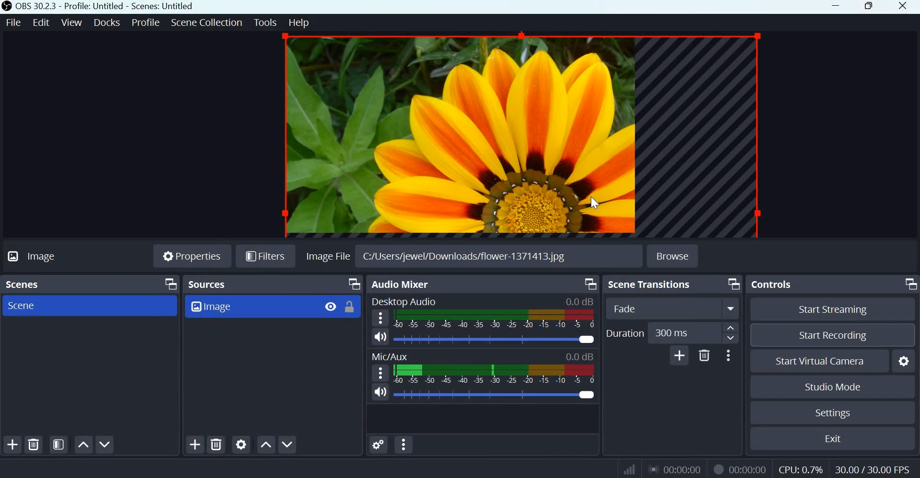  What do you see at coordinates (834, 310) in the screenshot?
I see `Start streaming` at bounding box center [834, 310].